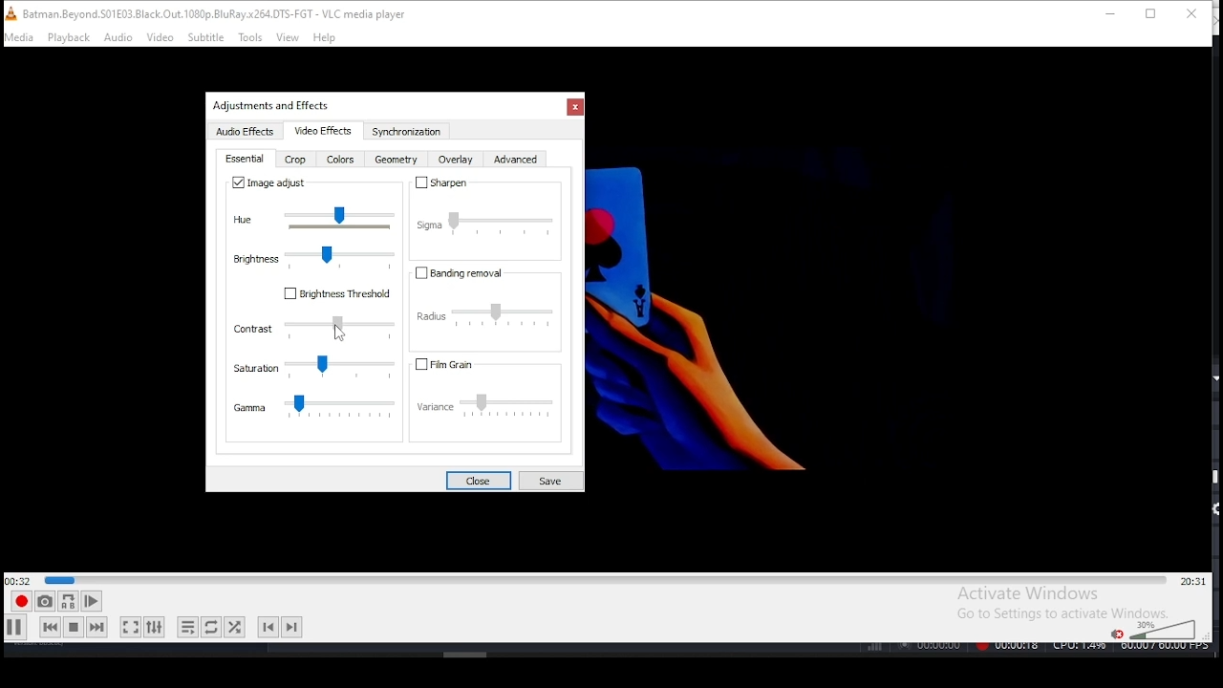 This screenshot has width=1223, height=688. Describe the element at coordinates (548, 480) in the screenshot. I see `save` at that location.